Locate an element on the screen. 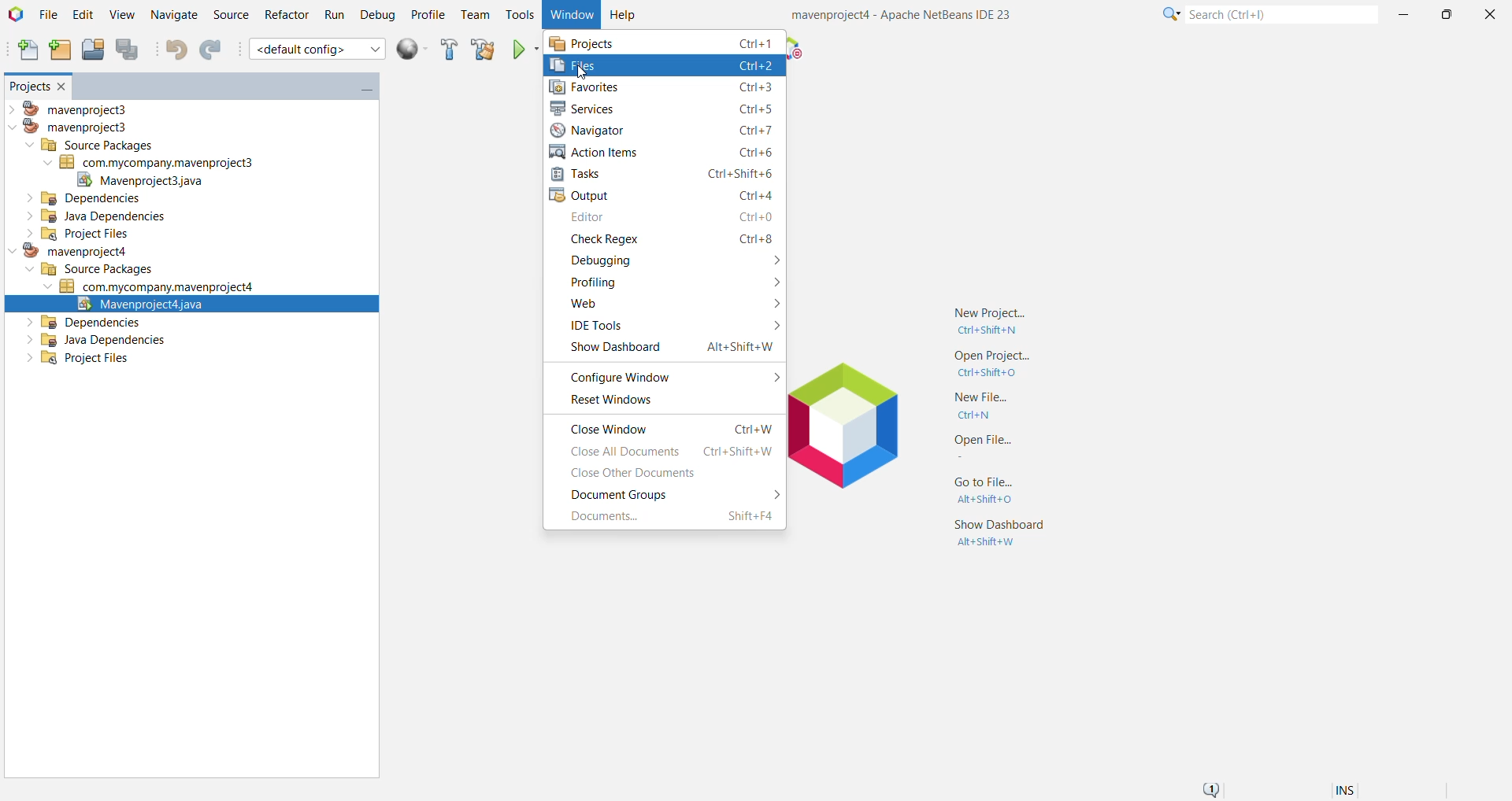 The width and height of the screenshot is (1512, 801). New File is located at coordinates (24, 50).